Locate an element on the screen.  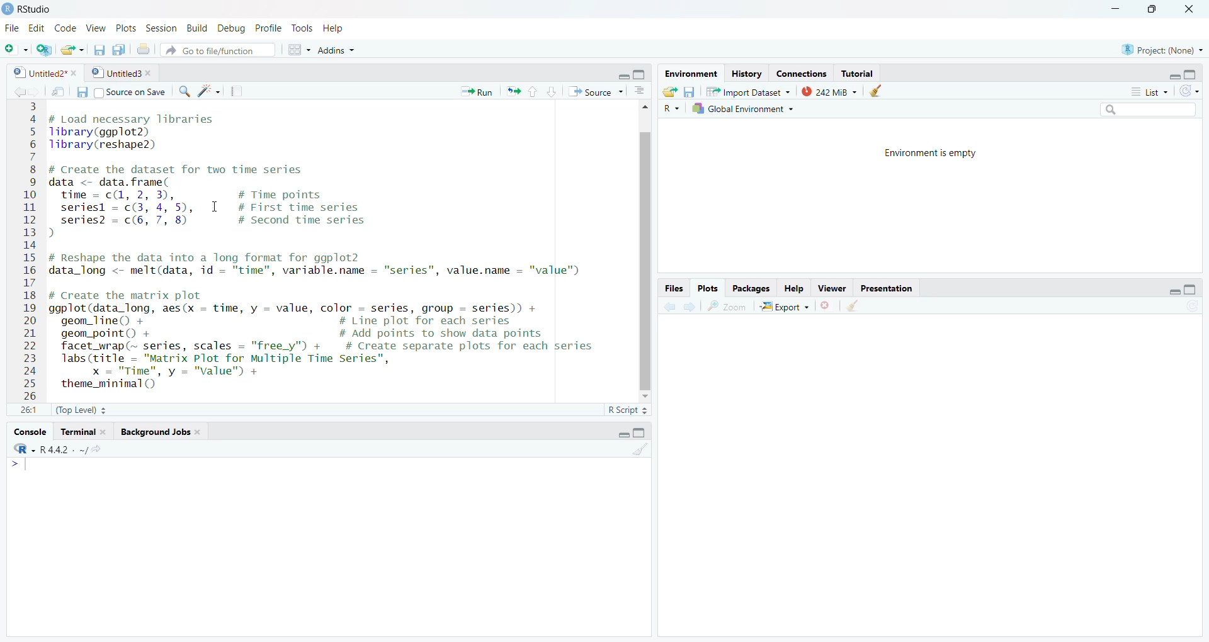
R Script  is located at coordinates (627, 410).